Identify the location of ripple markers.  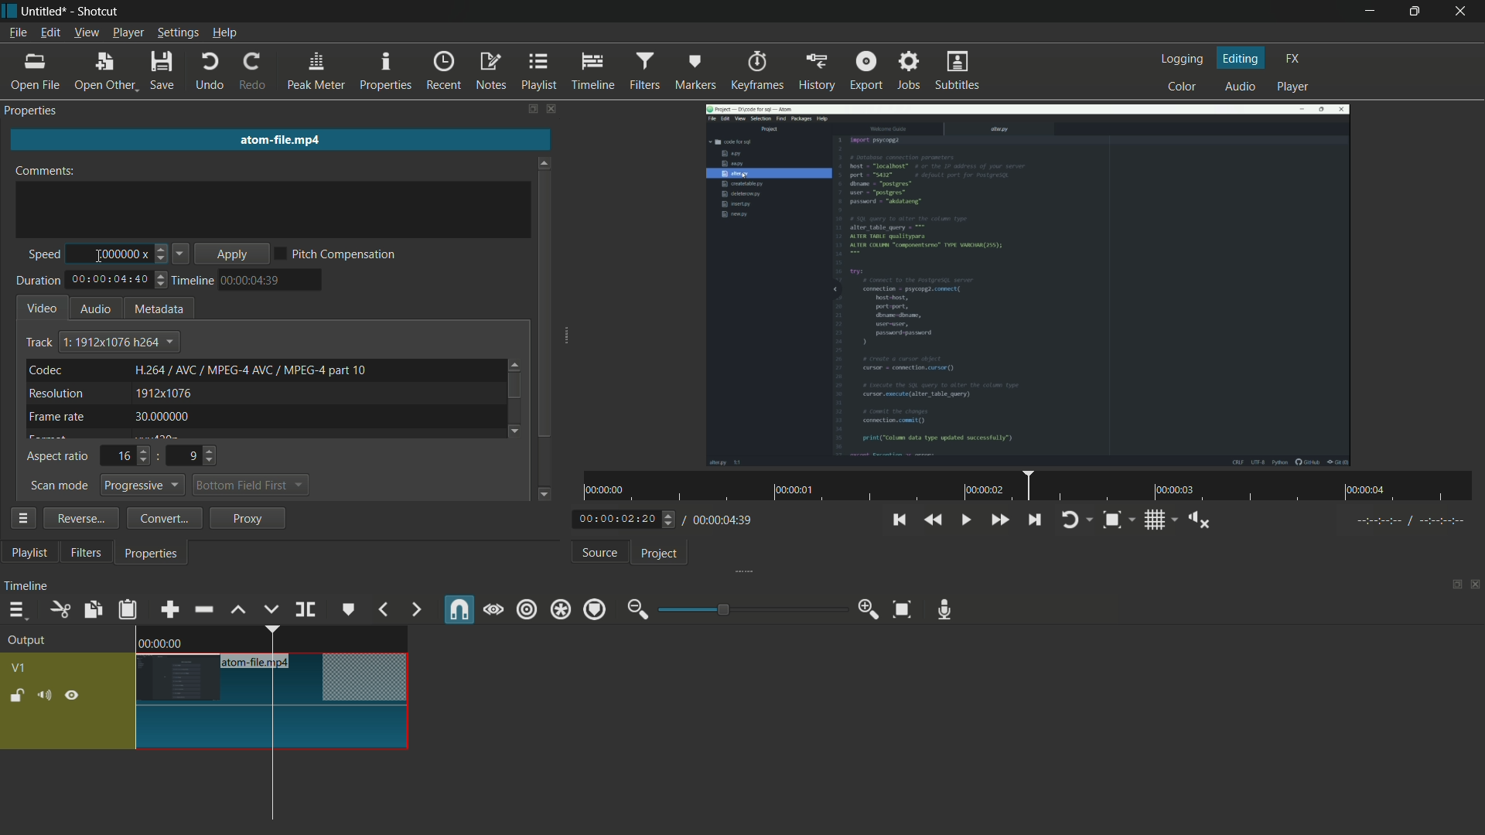
(596, 609).